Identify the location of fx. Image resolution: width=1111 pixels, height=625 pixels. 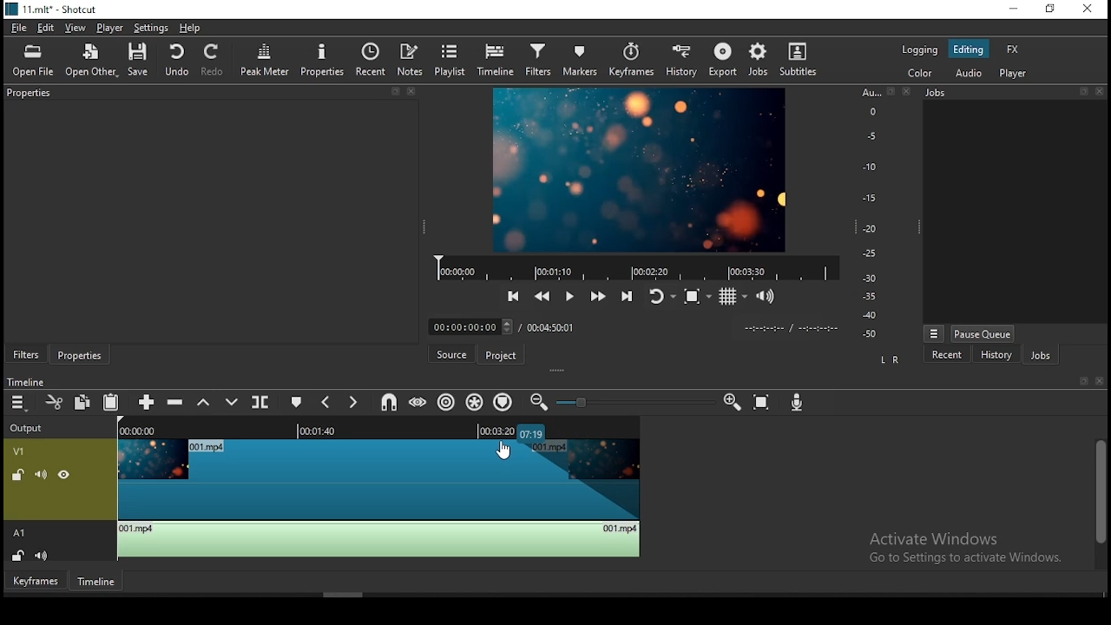
(1012, 49).